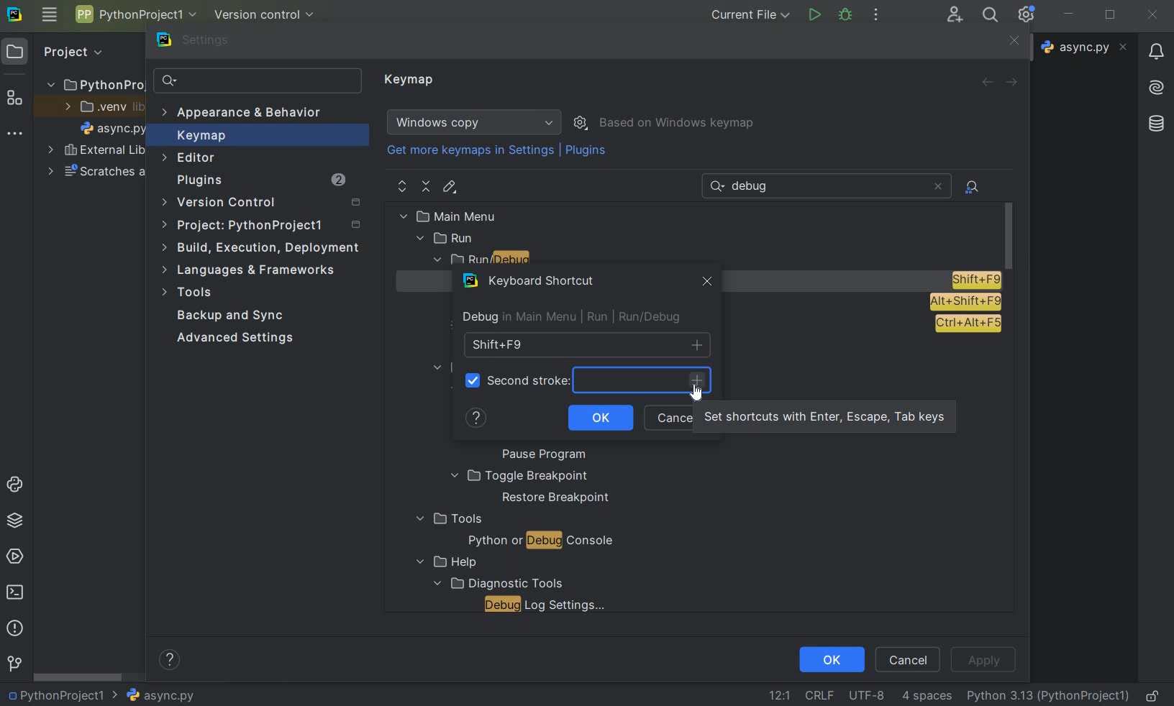 The height and width of the screenshot is (706, 1174). Describe the element at coordinates (14, 13) in the screenshot. I see `system logo` at that location.